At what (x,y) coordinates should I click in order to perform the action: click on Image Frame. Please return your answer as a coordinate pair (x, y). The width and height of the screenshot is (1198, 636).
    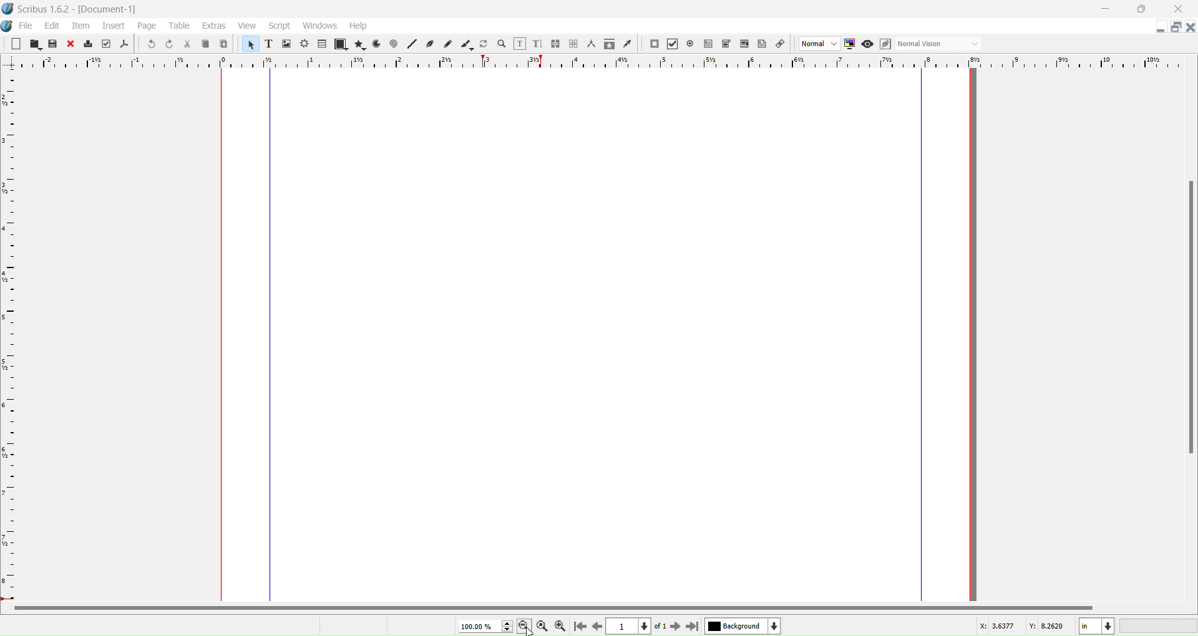
    Looking at the image, I should click on (250, 44).